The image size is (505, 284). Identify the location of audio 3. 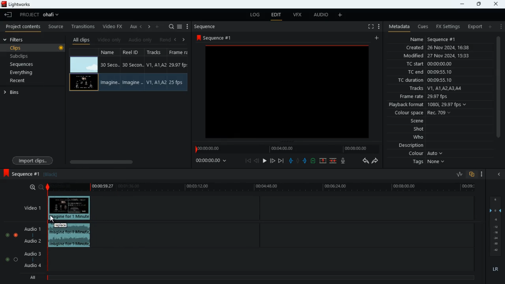
(33, 254).